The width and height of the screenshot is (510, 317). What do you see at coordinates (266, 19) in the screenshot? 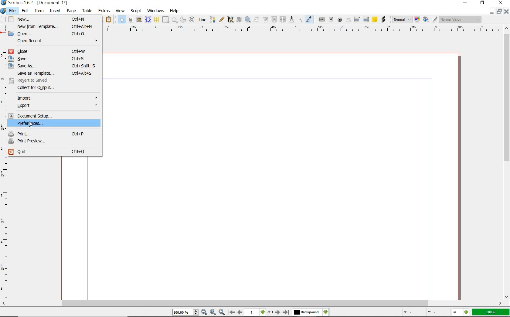
I see `edit text with story editor` at bounding box center [266, 19].